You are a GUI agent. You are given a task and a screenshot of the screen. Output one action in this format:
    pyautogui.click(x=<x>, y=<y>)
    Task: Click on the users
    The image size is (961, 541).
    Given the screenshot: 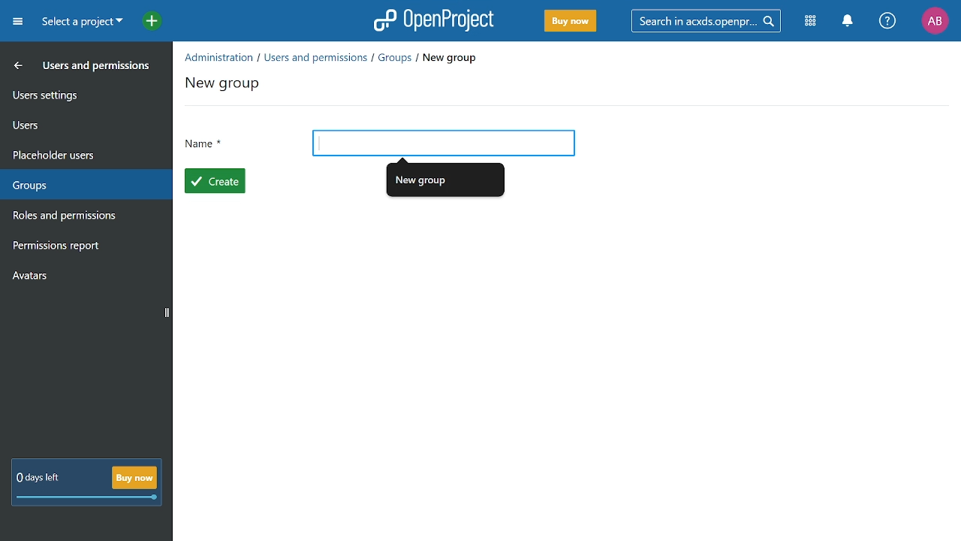 What is the action you would take?
    pyautogui.click(x=77, y=124)
    